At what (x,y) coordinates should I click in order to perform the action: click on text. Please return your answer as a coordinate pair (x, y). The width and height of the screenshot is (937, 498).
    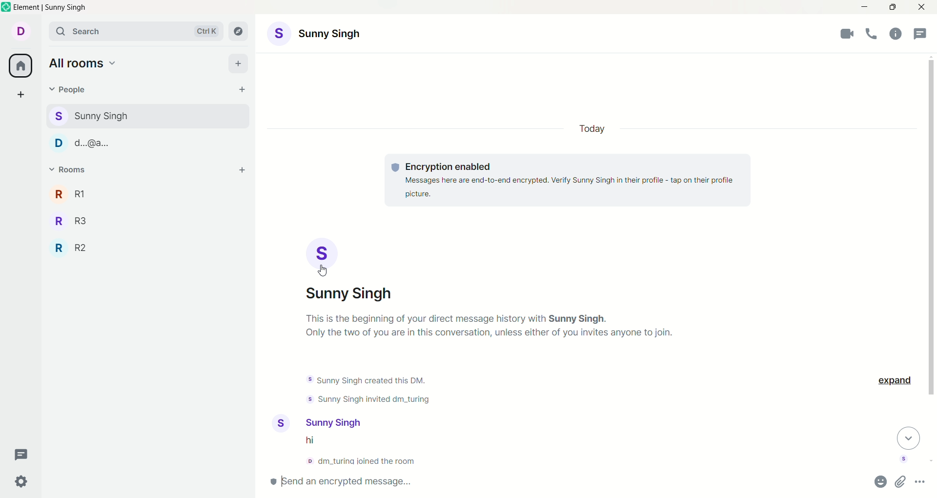
    Looking at the image, I should click on (497, 331).